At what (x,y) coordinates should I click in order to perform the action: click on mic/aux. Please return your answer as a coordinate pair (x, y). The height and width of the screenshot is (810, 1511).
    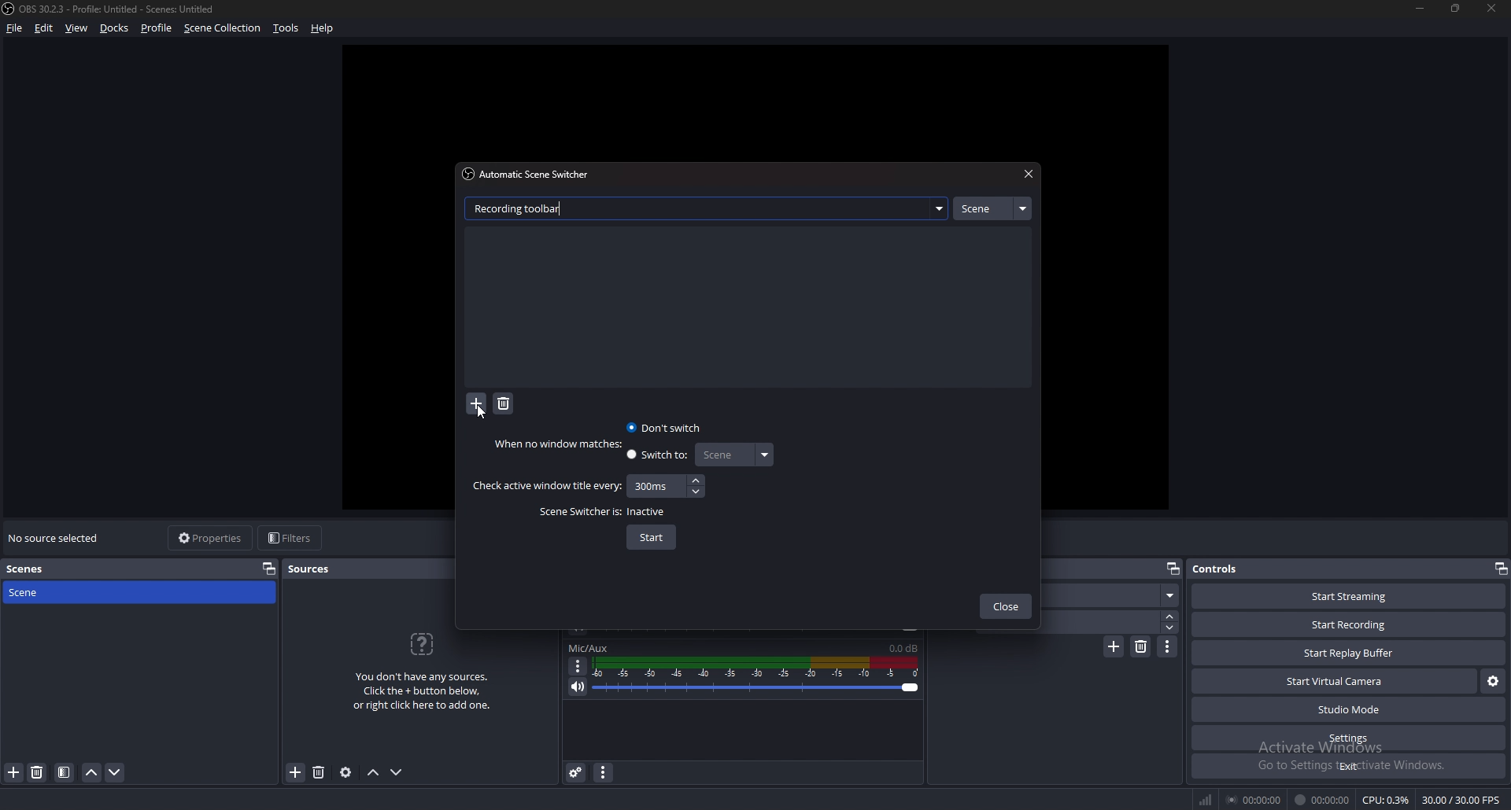
    Looking at the image, I should click on (589, 648).